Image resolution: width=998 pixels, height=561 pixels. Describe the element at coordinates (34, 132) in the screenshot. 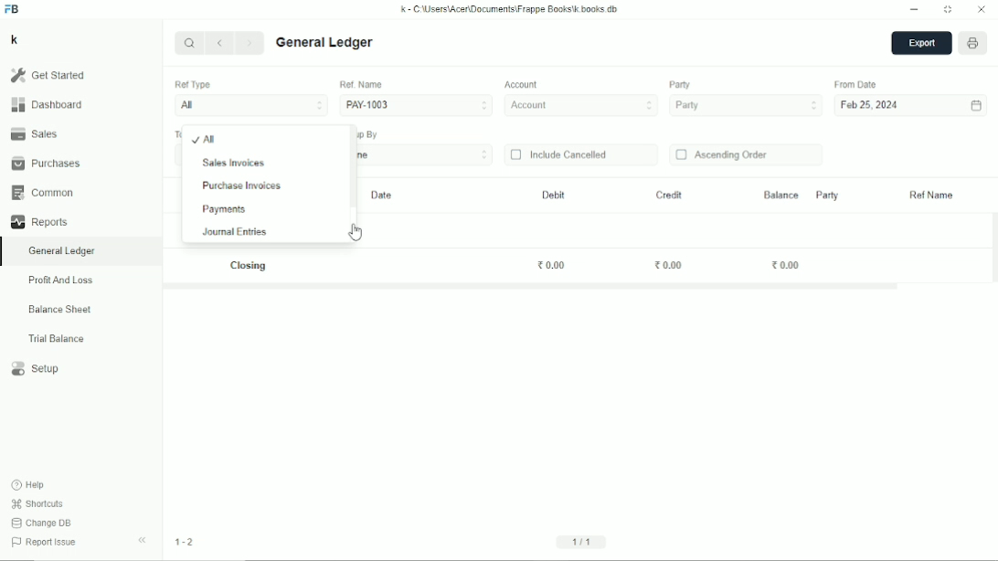

I see `Sales` at that location.